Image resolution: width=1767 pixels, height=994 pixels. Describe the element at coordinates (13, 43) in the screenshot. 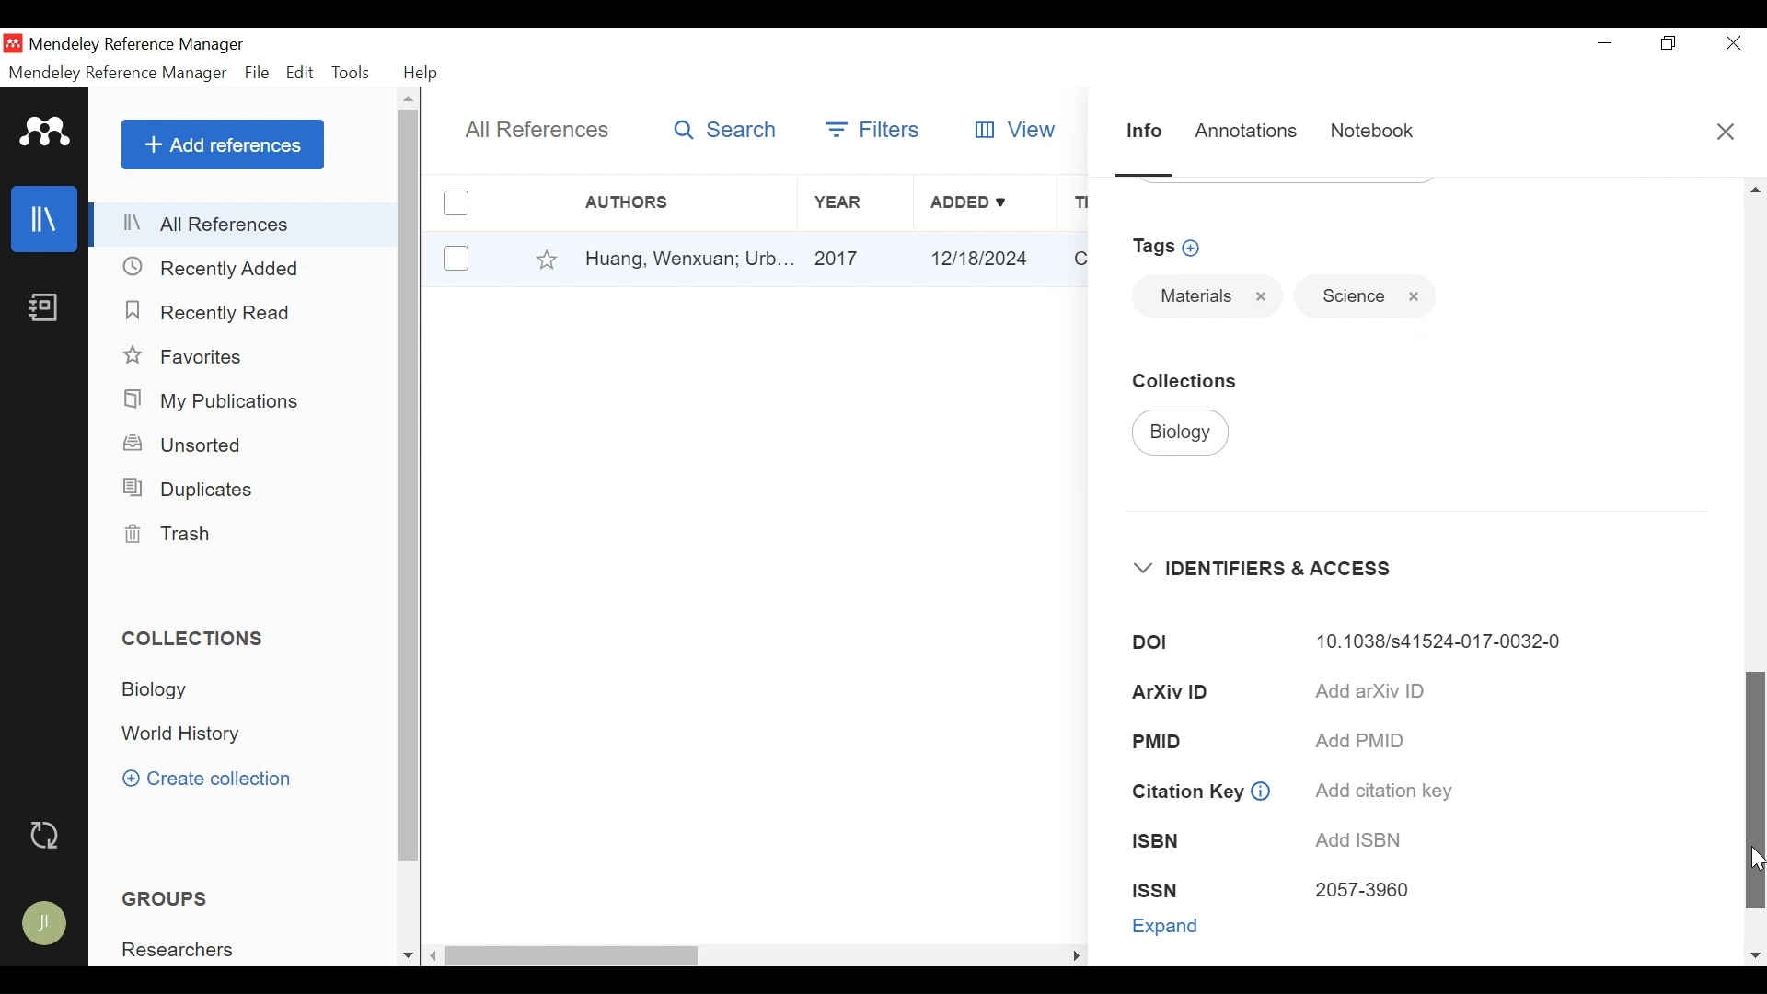

I see `Mendeley Desktop Icon` at that location.